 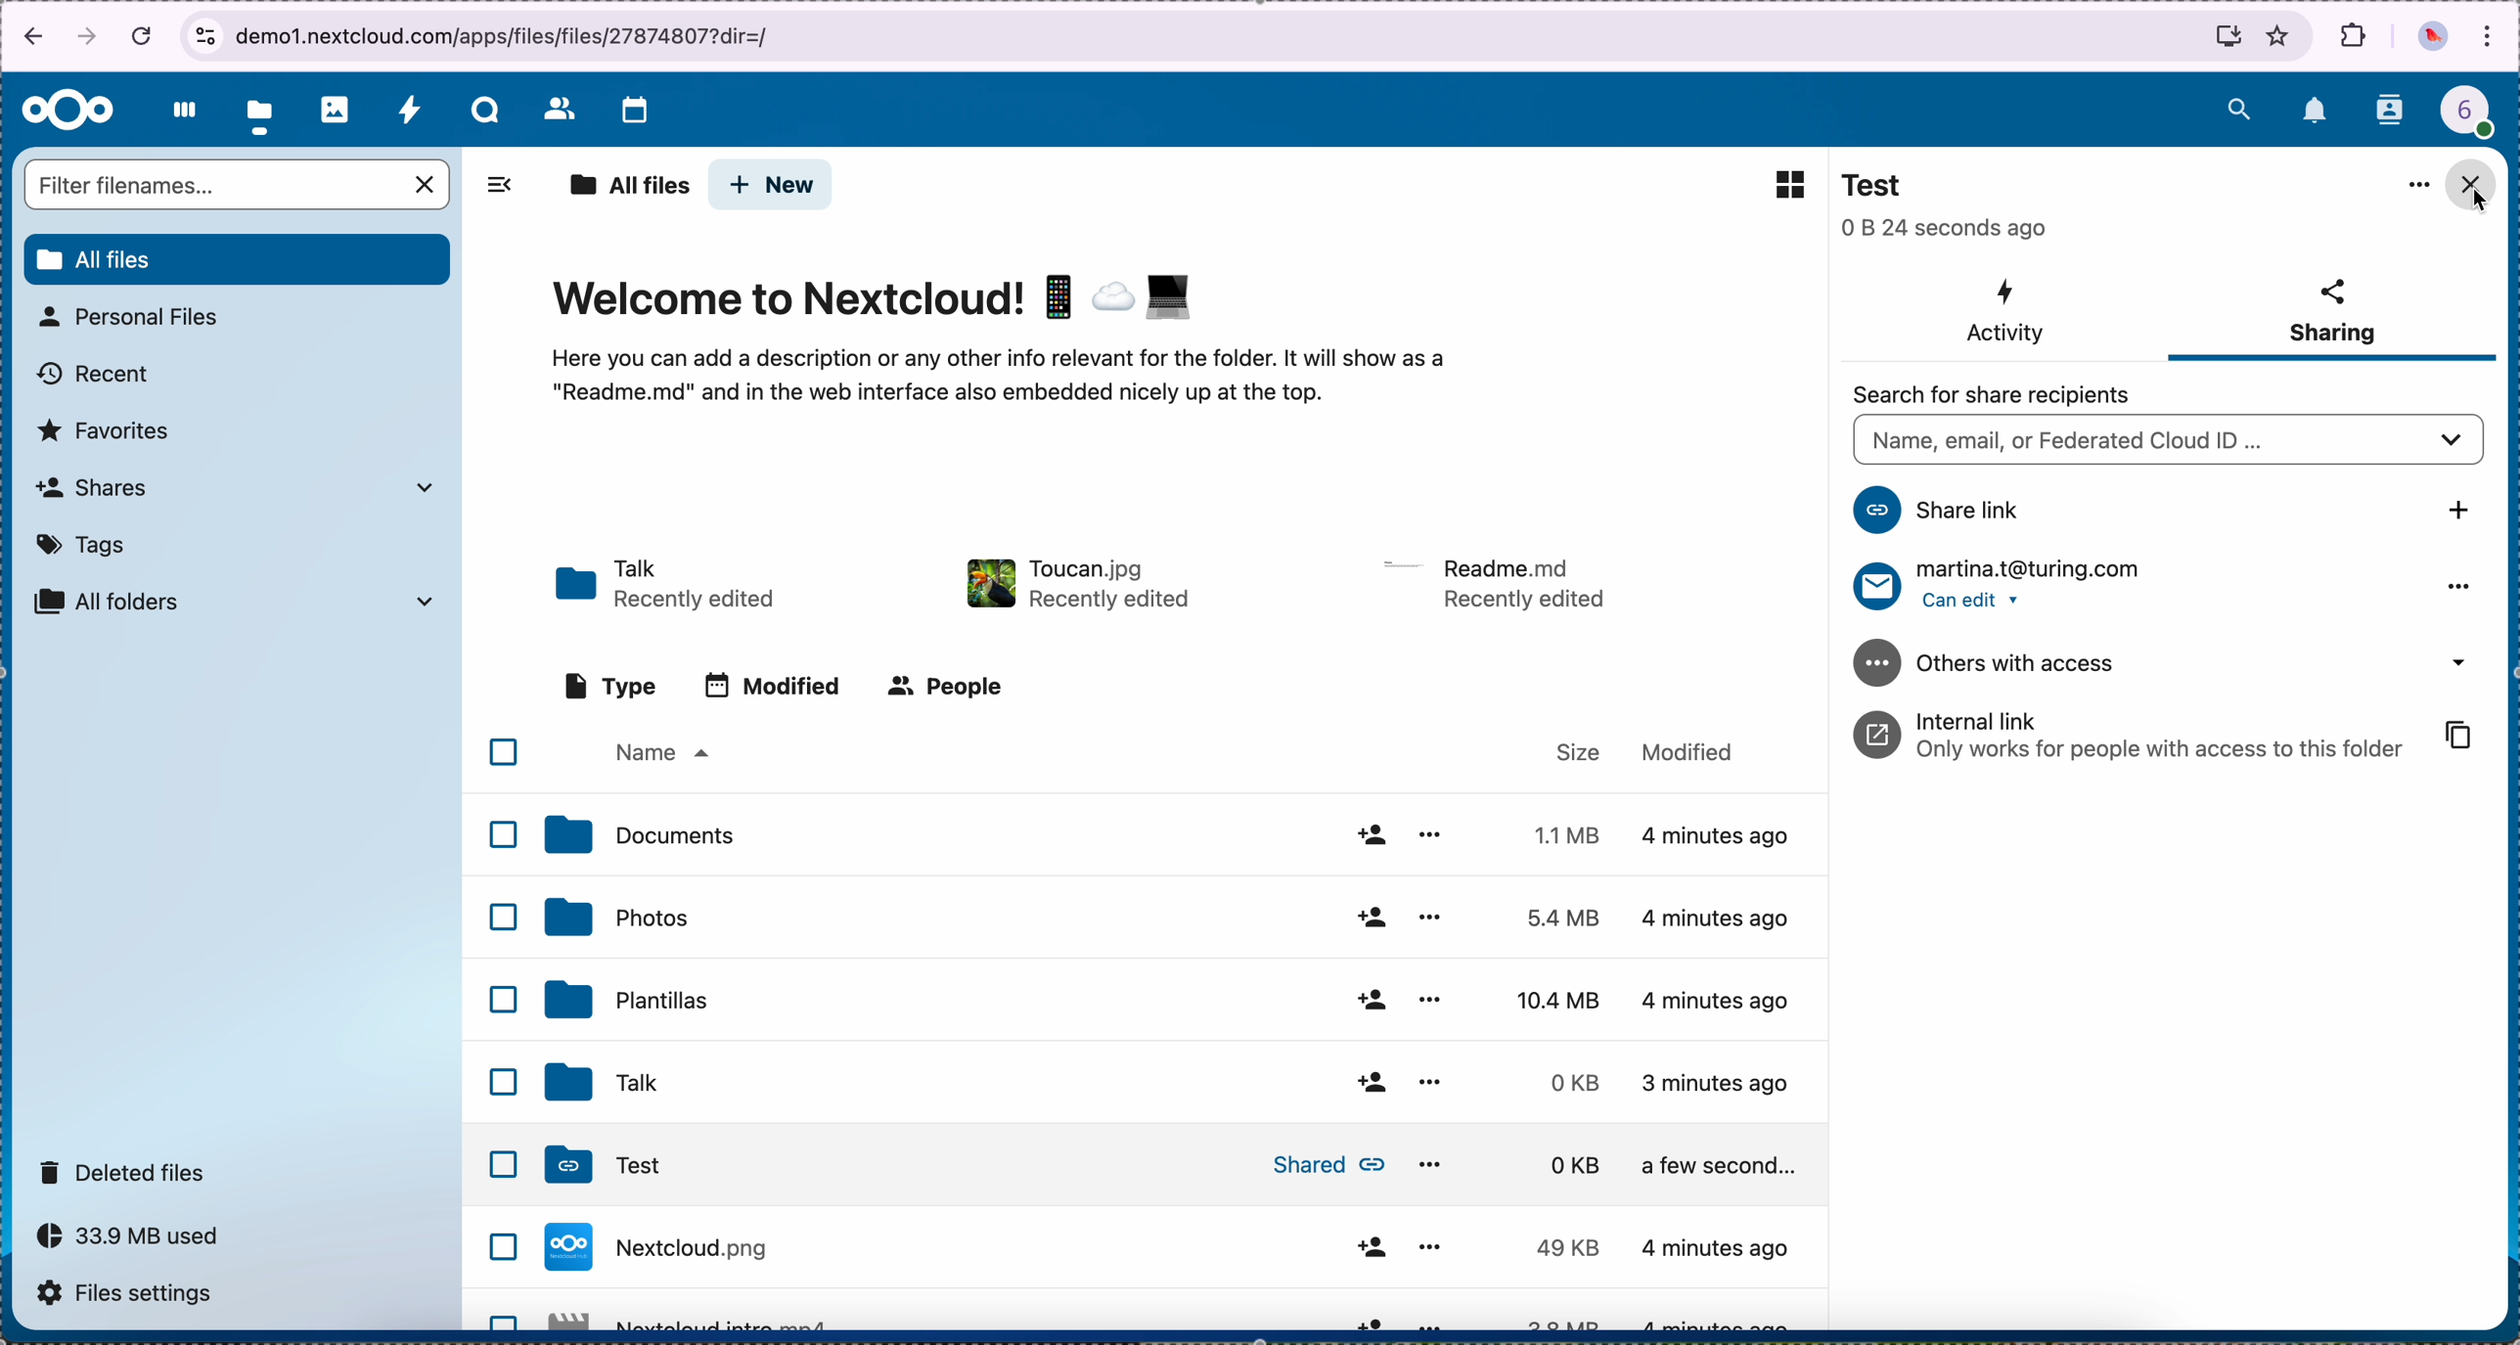 What do you see at coordinates (126, 1171) in the screenshot?
I see `deleted files` at bounding box center [126, 1171].